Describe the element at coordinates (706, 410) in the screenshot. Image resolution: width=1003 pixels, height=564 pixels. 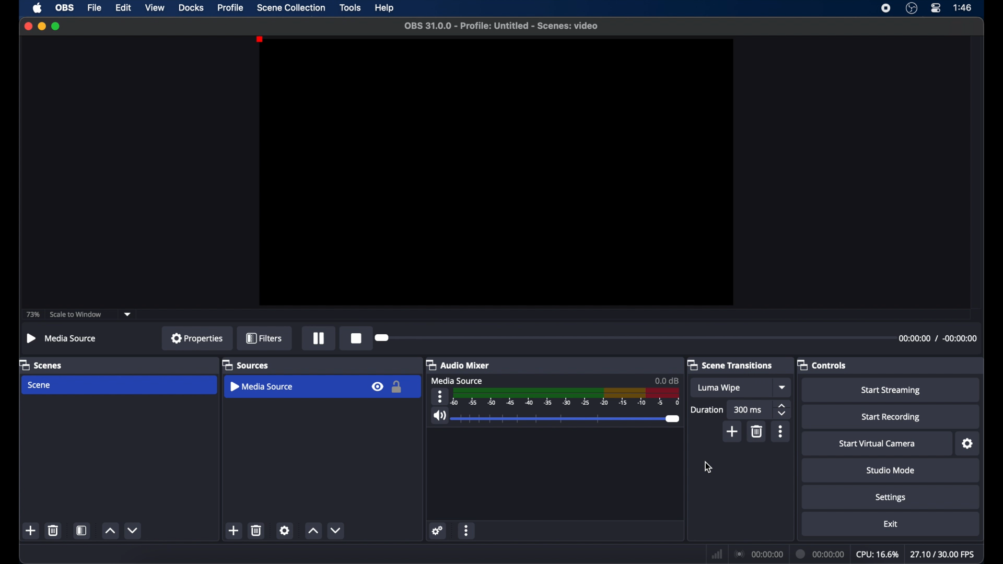
I see `duration` at that location.